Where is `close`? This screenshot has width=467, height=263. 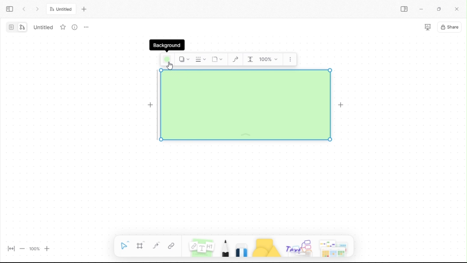
close is located at coordinates (458, 9).